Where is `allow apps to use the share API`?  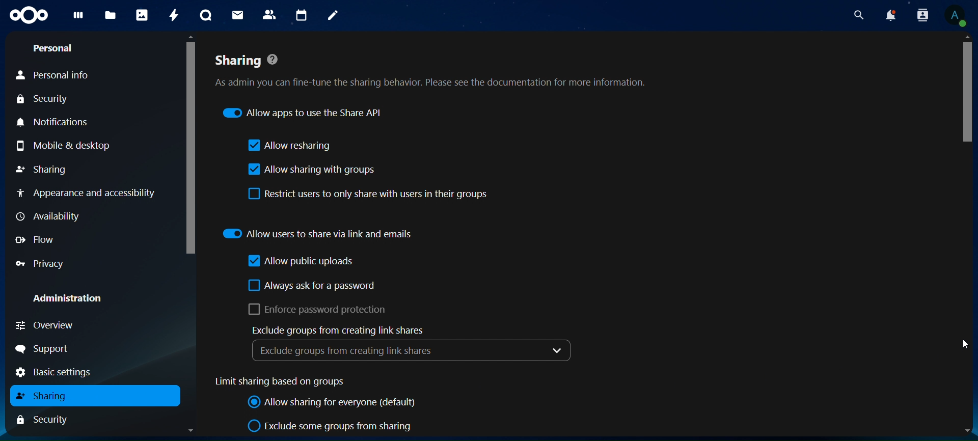
allow apps to use the share API is located at coordinates (303, 112).